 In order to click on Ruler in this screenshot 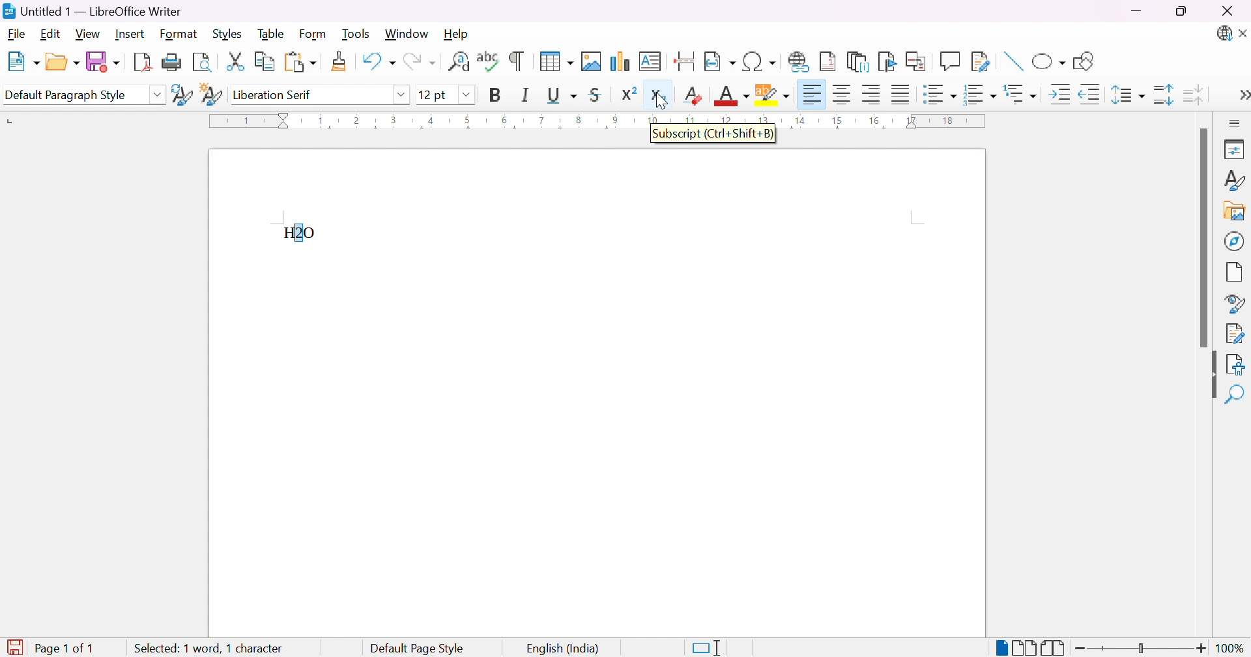, I will do `click(602, 117)`.